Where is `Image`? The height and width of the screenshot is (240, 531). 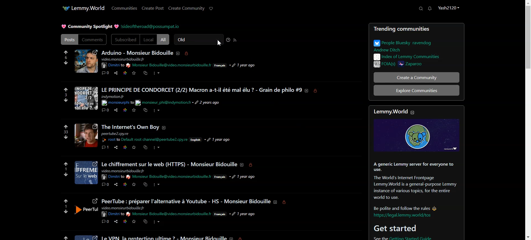 Image is located at coordinates (416, 136).